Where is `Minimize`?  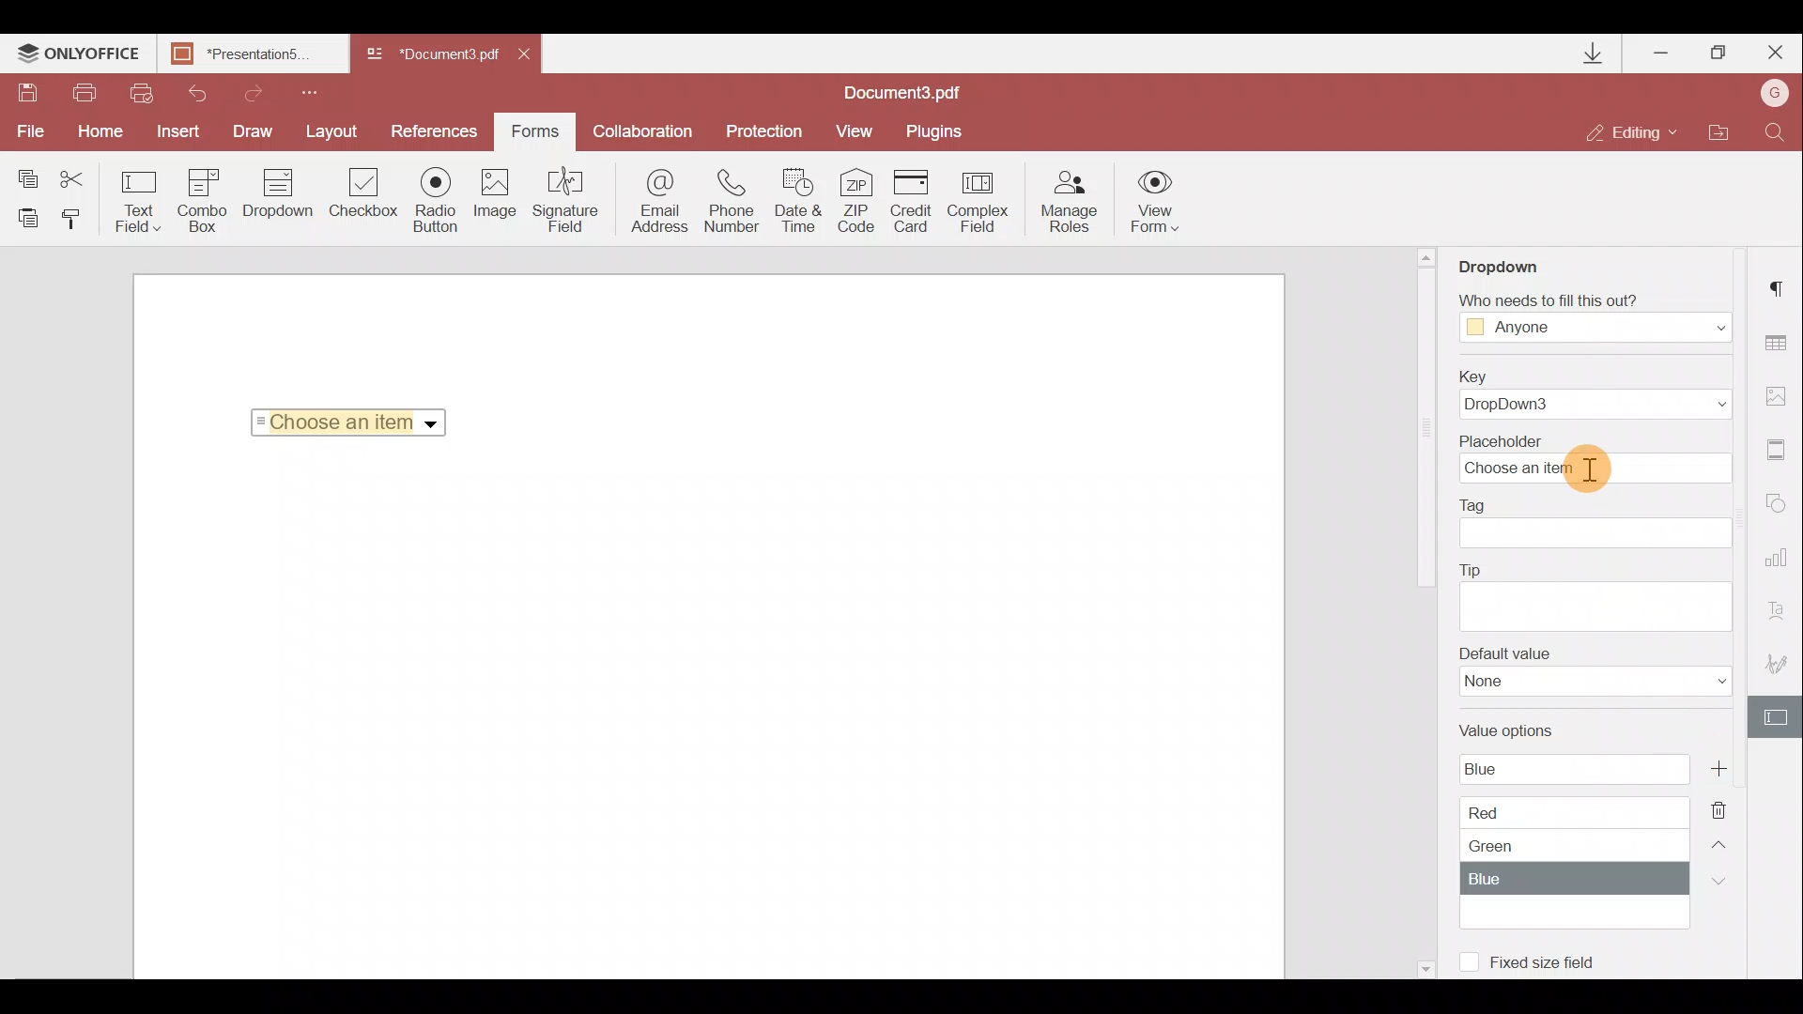 Minimize is located at coordinates (1658, 53).